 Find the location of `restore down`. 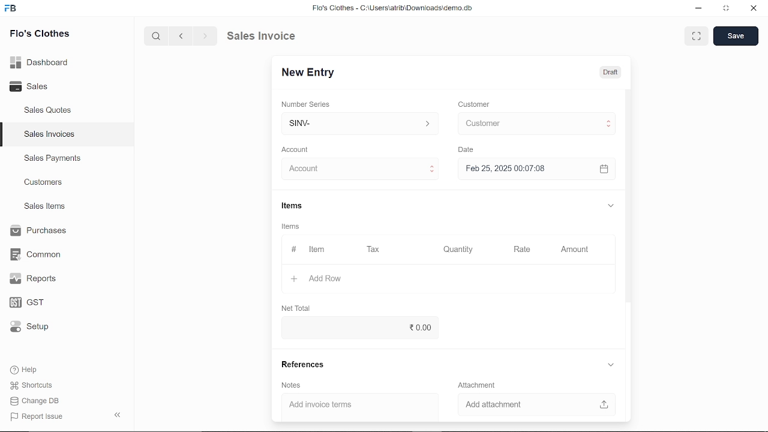

restore down is located at coordinates (724, 9).